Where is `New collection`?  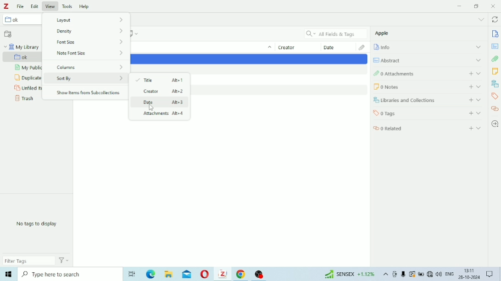
New collection is located at coordinates (8, 33).